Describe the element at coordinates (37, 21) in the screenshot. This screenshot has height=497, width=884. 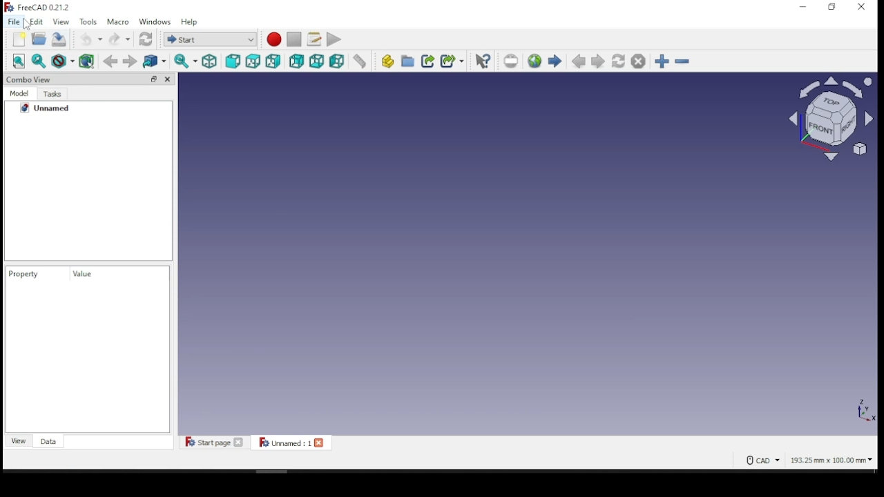
I see `edit` at that location.